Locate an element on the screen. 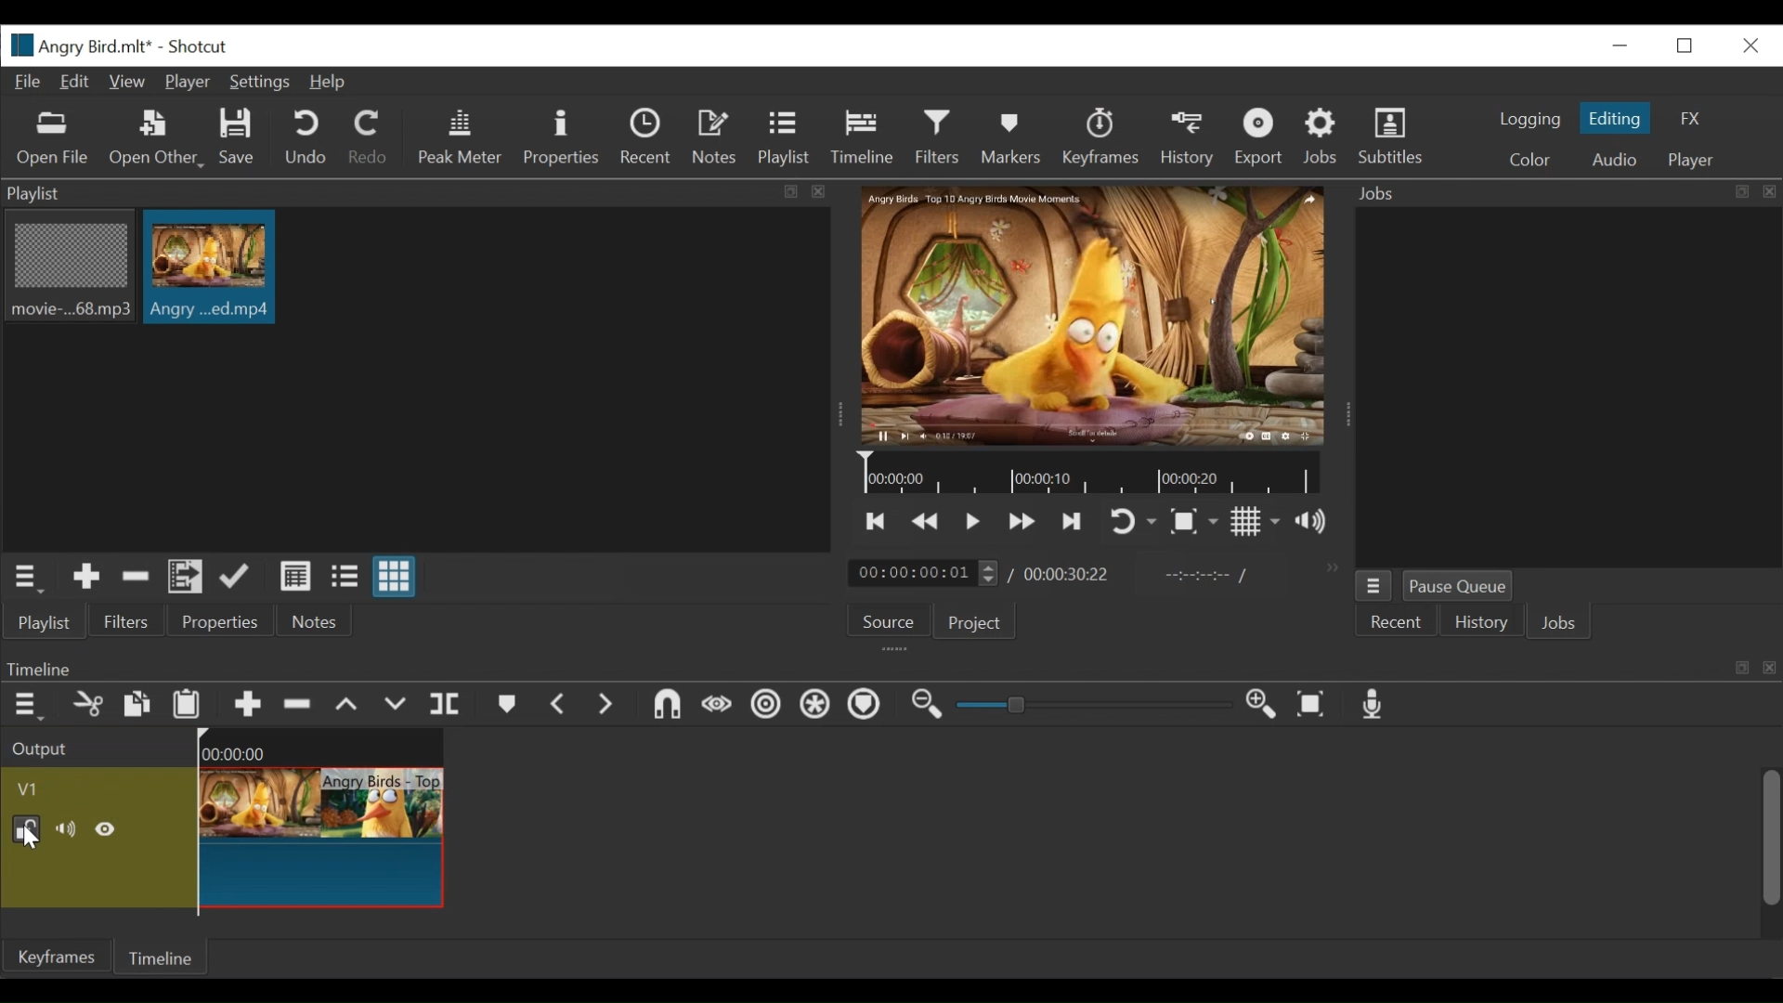 This screenshot has height=1003, width=1783. File name is located at coordinates (79, 45).